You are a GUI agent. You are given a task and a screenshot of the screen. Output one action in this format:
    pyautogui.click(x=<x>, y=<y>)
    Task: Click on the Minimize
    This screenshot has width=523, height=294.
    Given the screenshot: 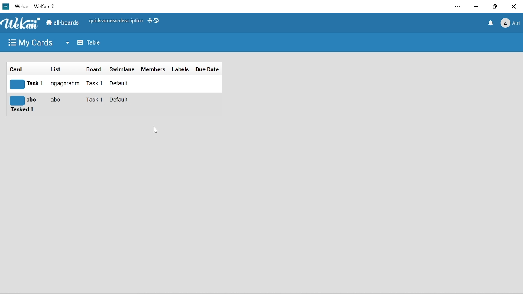 What is the action you would take?
    pyautogui.click(x=476, y=8)
    